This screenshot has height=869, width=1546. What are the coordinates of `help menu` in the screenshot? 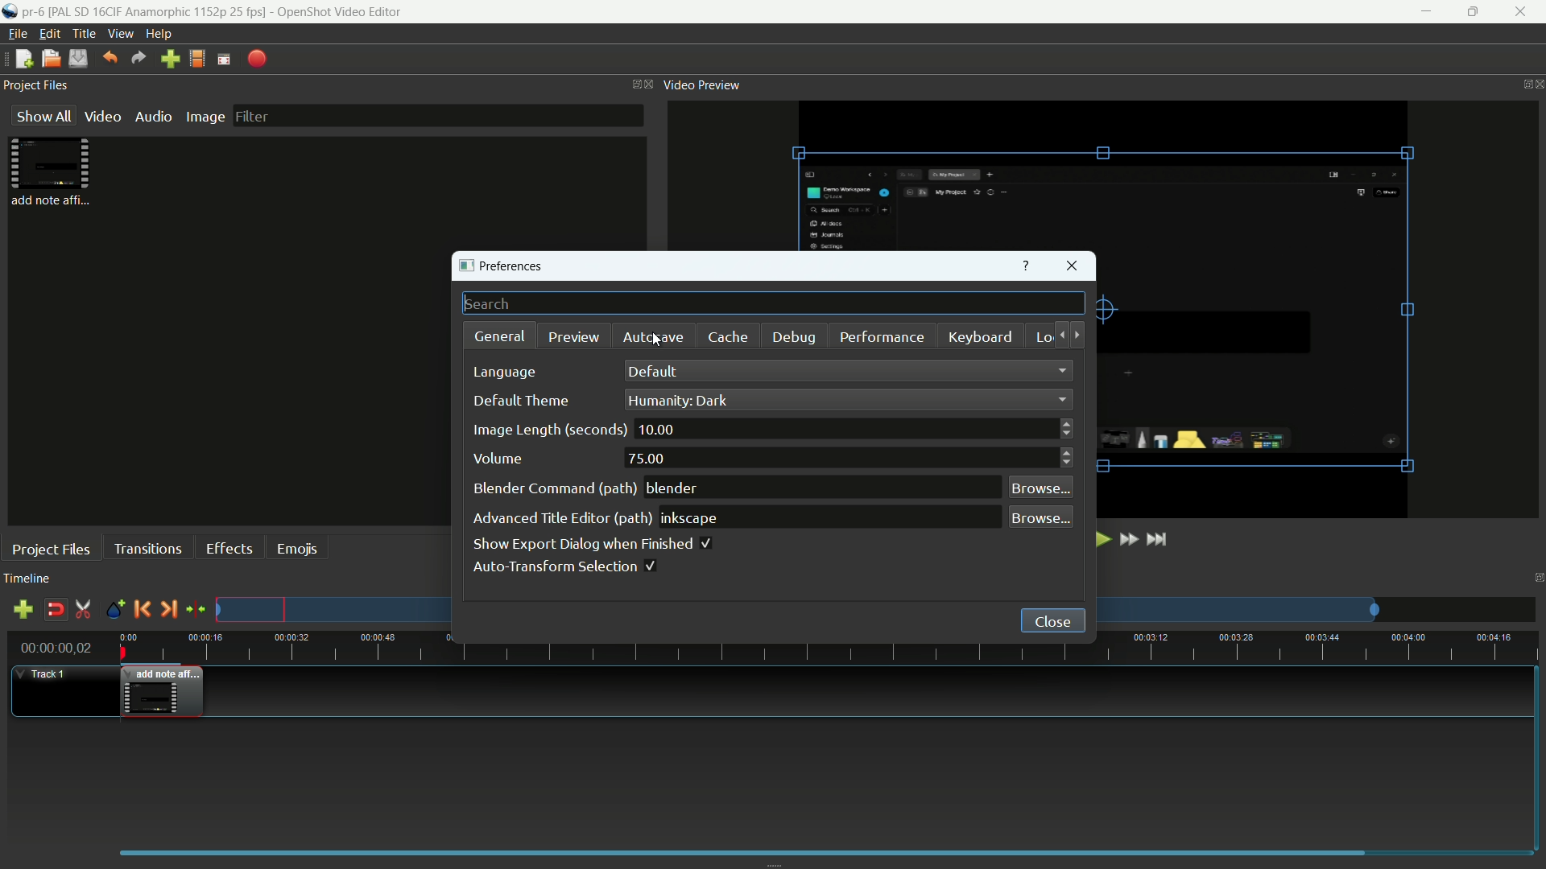 It's located at (159, 35).